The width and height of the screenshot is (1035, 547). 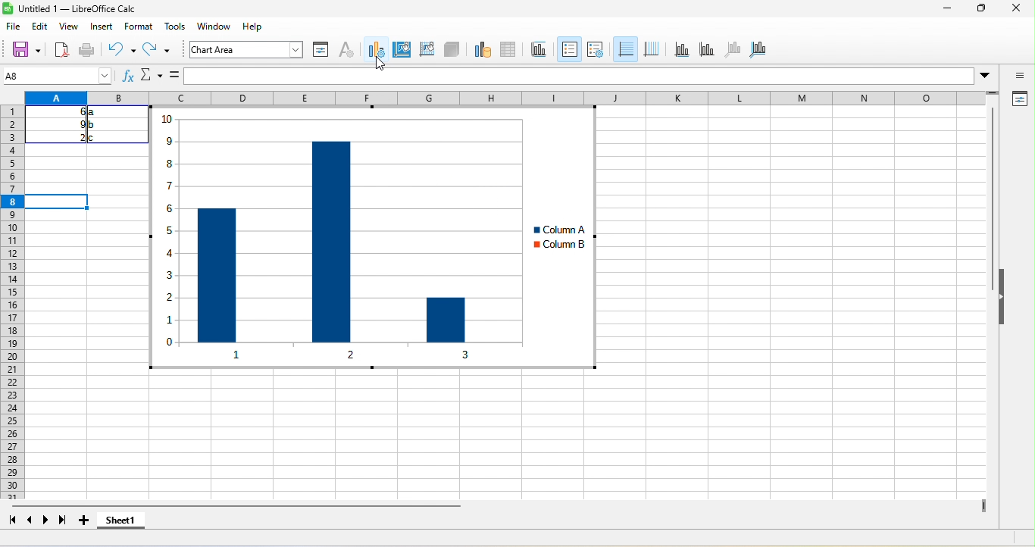 I want to click on formula, so click(x=173, y=76).